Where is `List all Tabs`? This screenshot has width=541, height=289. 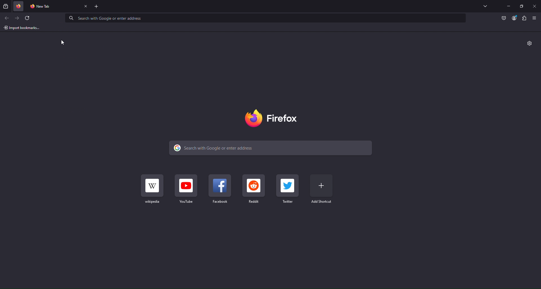 List all Tabs is located at coordinates (485, 6).